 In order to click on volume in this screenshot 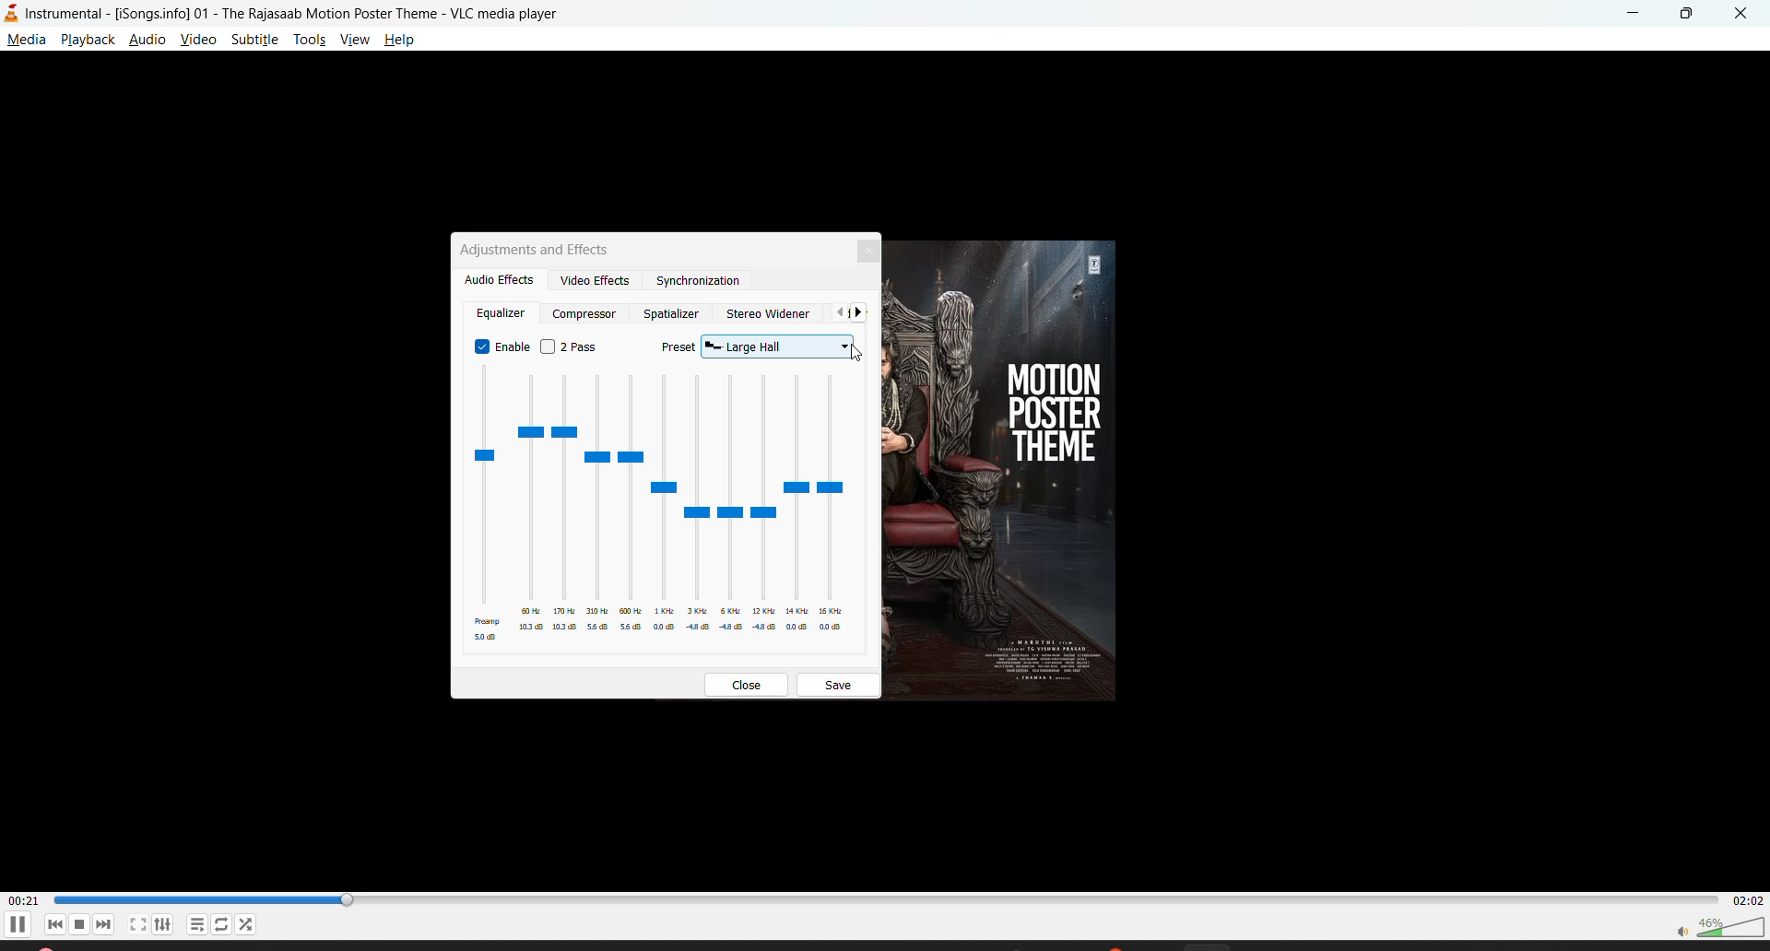, I will do `click(1719, 925)`.